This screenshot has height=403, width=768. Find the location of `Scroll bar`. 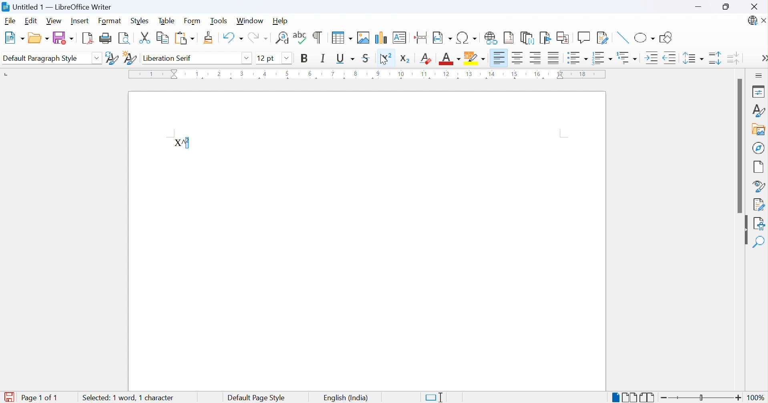

Scroll bar is located at coordinates (741, 144).